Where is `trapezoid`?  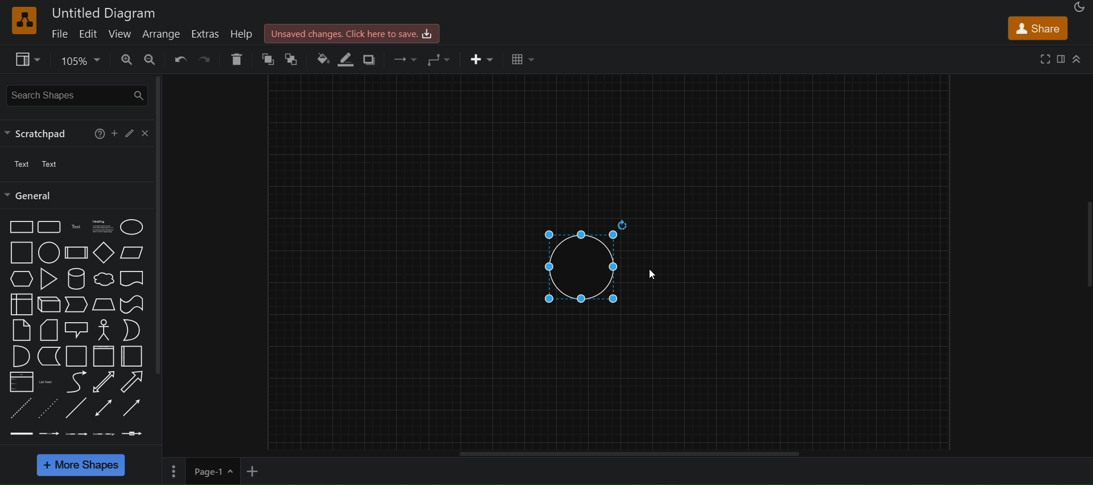
trapezoid is located at coordinates (104, 305).